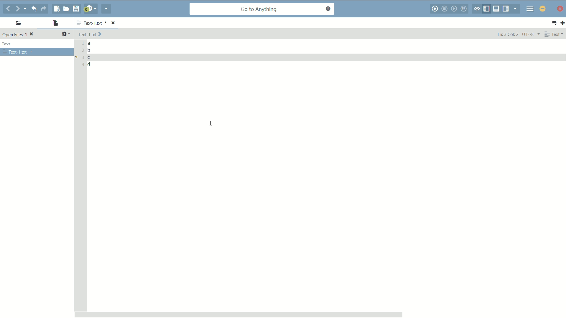 This screenshot has width=566, height=318. What do you see at coordinates (106, 9) in the screenshot?
I see `share current file` at bounding box center [106, 9].